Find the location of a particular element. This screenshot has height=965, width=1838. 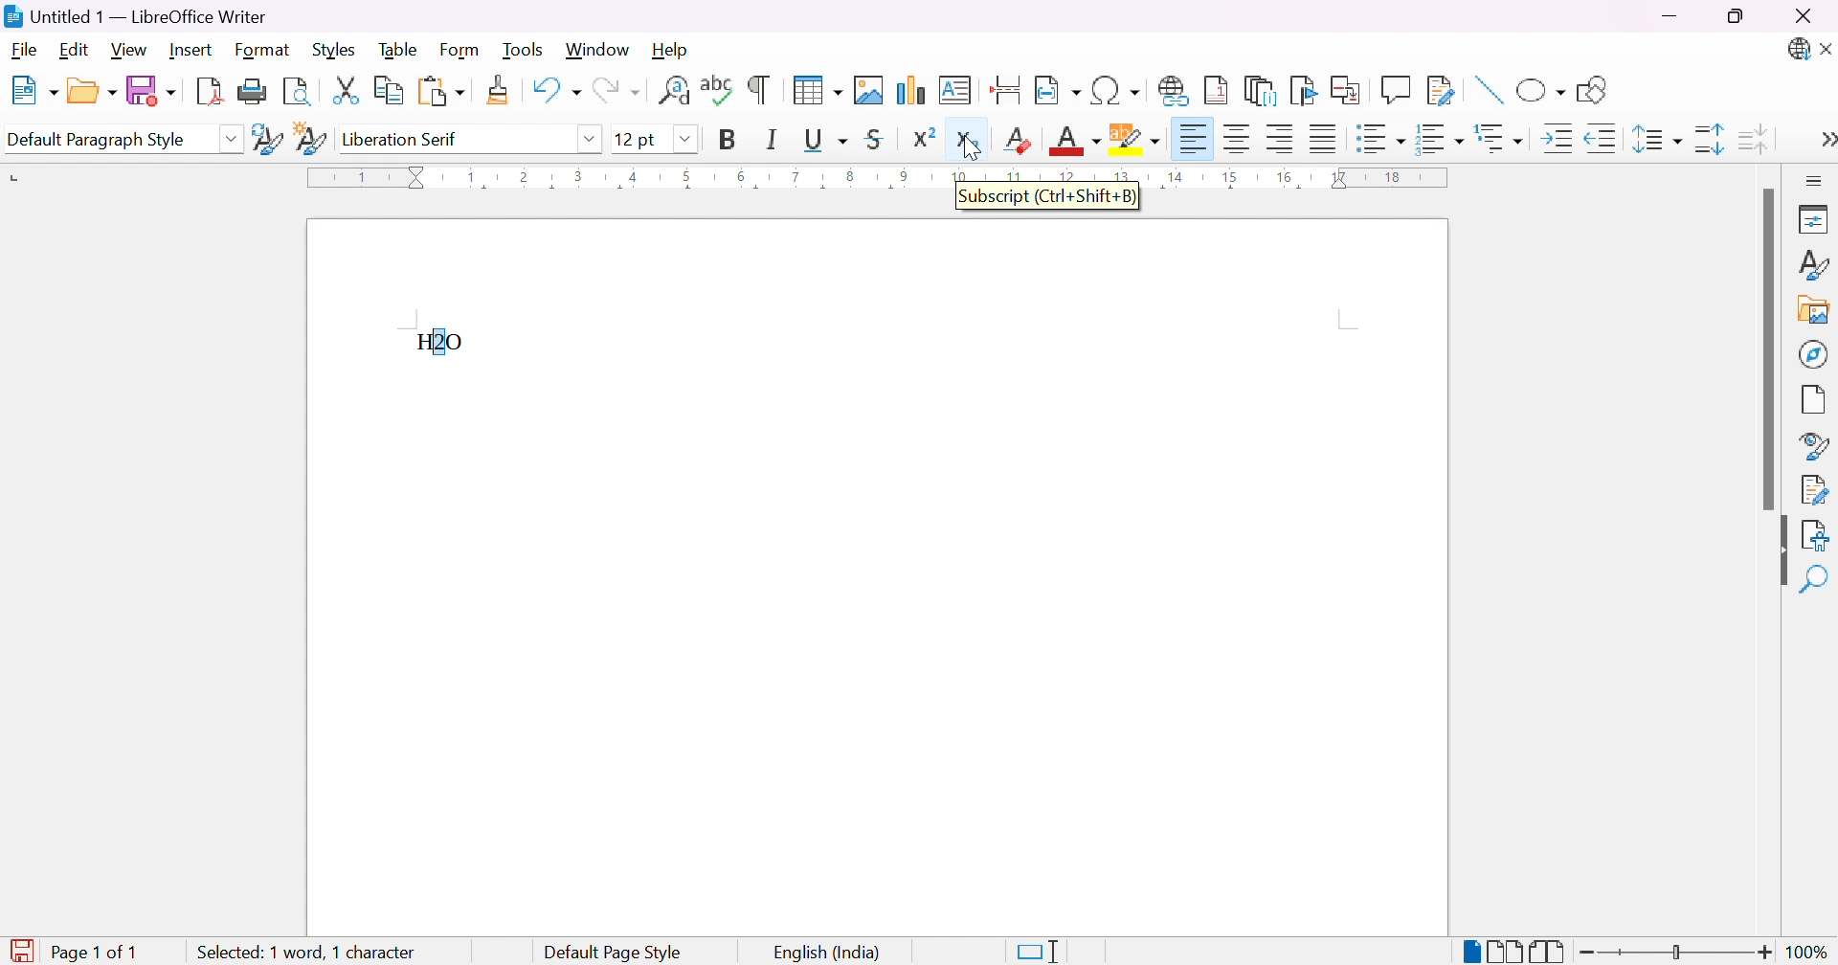

Toggle unordered list is located at coordinates (1382, 142).